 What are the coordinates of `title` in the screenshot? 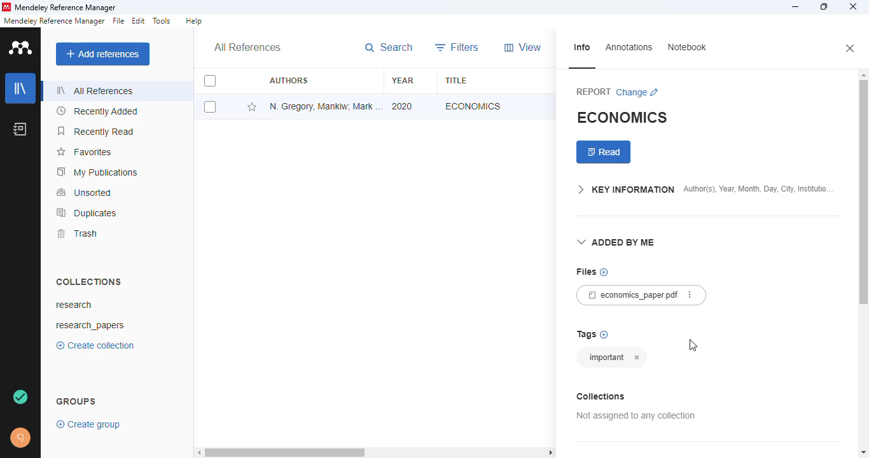 It's located at (455, 81).